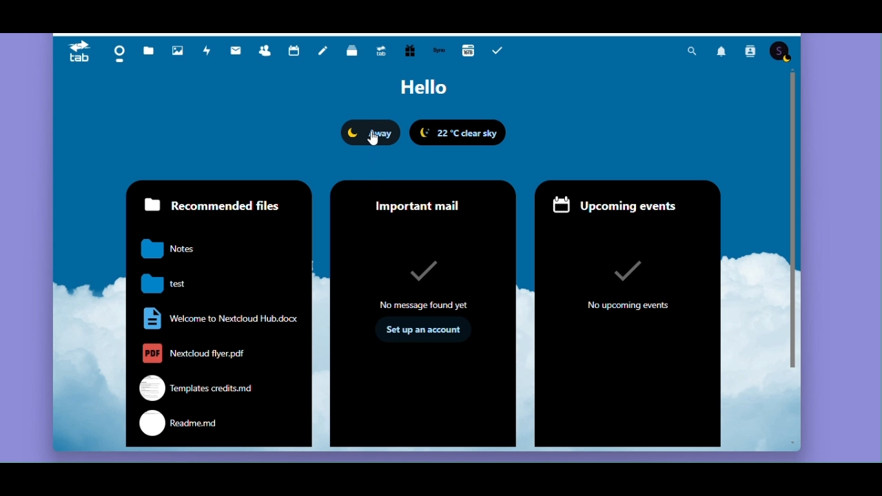  What do you see at coordinates (384, 52) in the screenshot?
I see `Upgrade` at bounding box center [384, 52].